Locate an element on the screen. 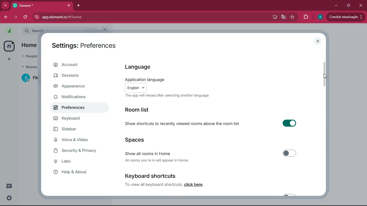 The width and height of the screenshot is (367, 206). app.element.io/#/home is located at coordinates (92, 17).